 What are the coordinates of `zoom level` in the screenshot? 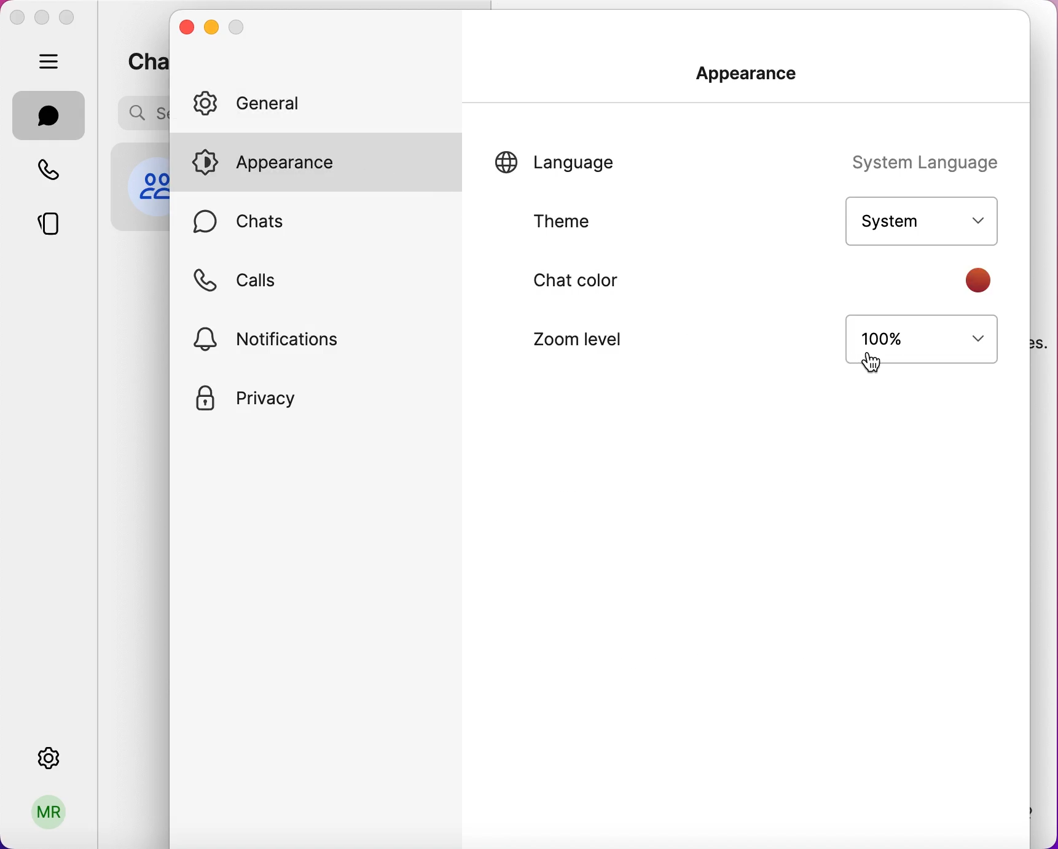 It's located at (627, 340).